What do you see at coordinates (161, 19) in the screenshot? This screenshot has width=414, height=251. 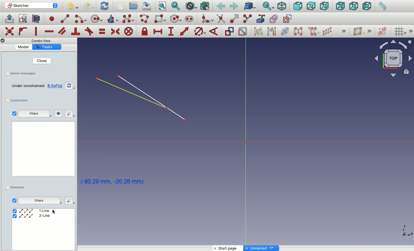 I see `Rectangle` at bounding box center [161, 19].